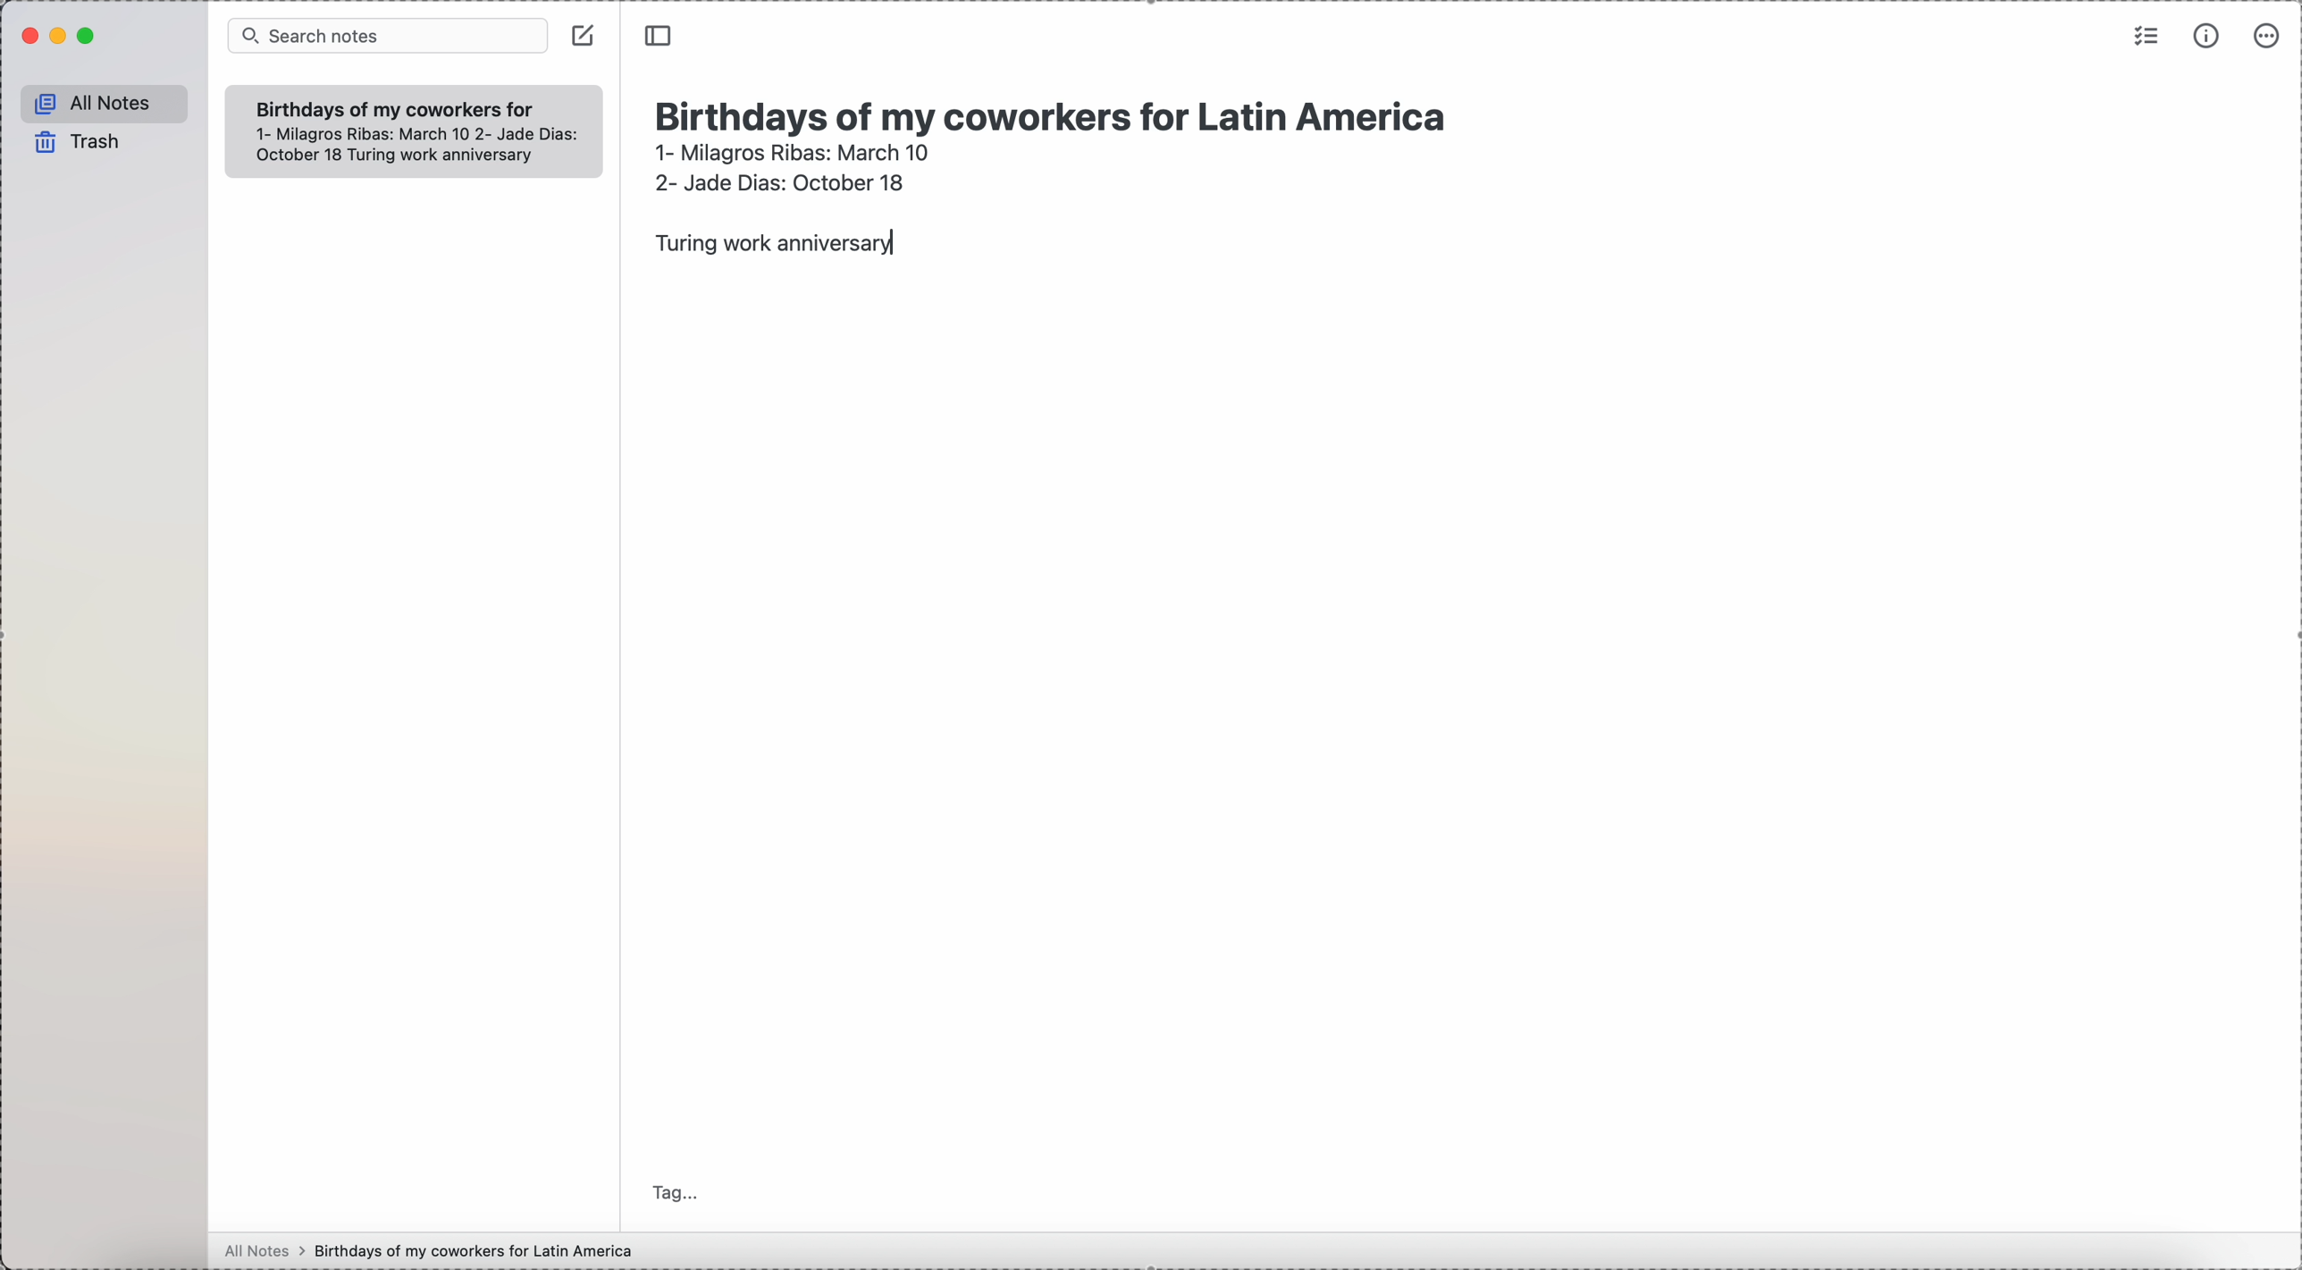  Describe the element at coordinates (2209, 35) in the screenshot. I see `metrics` at that location.